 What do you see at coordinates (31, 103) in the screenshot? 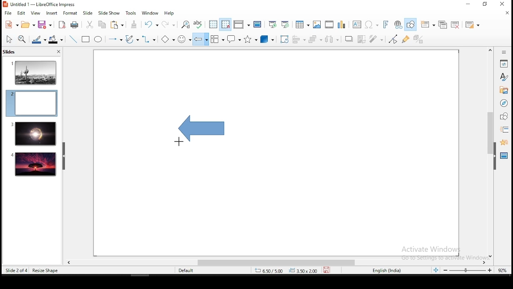
I see `slide 2` at bounding box center [31, 103].